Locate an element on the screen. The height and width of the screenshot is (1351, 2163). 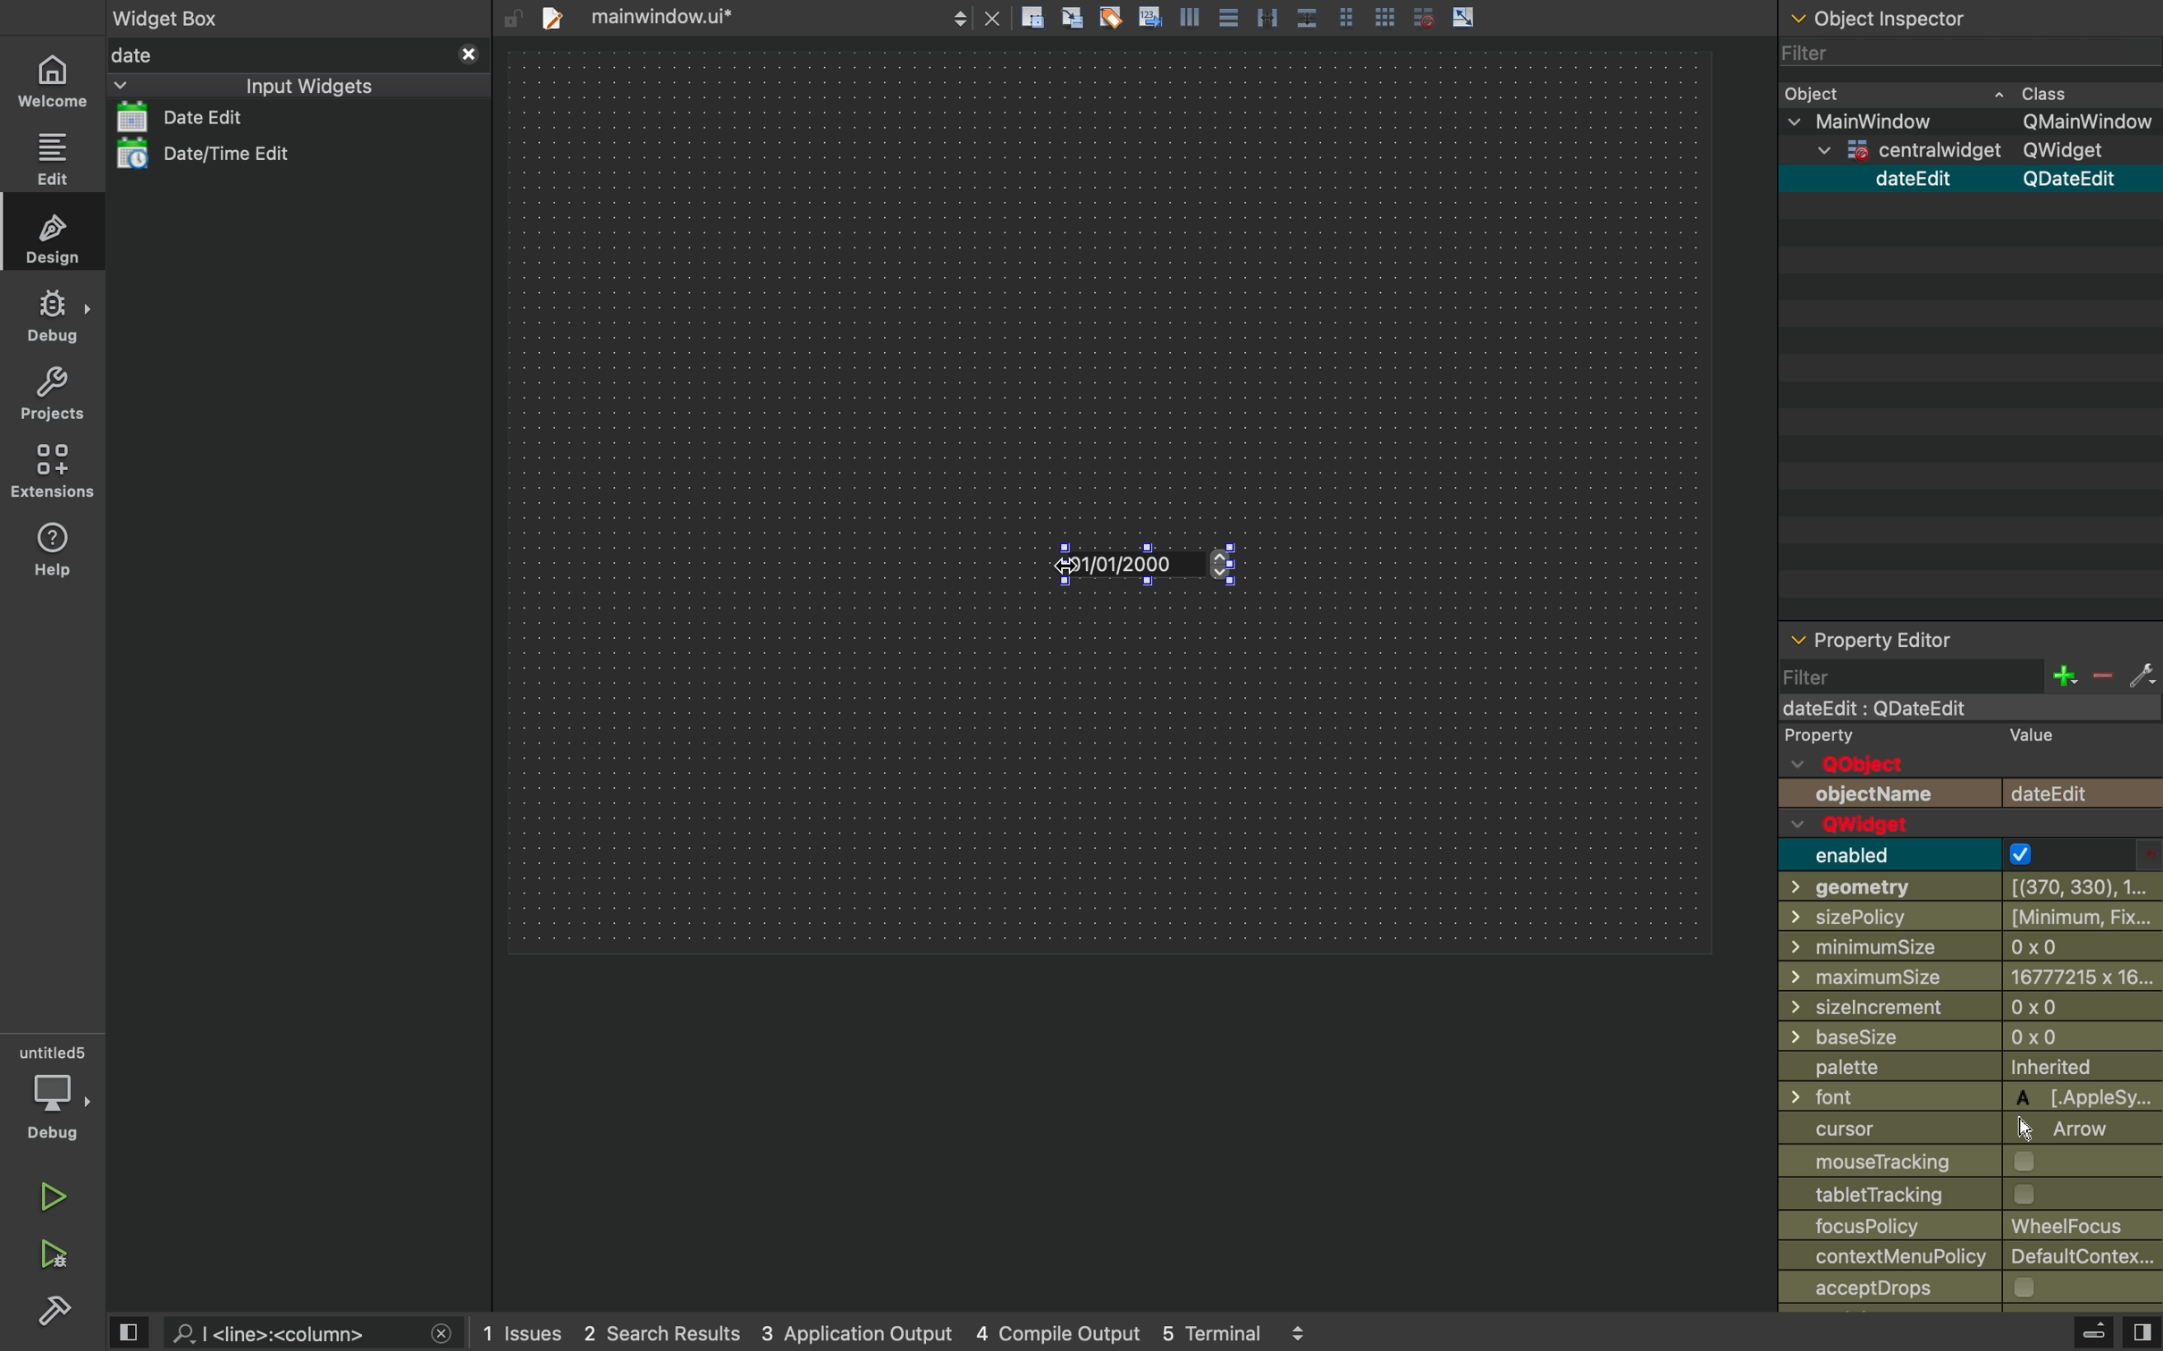
filter is located at coordinates (1822, 52).